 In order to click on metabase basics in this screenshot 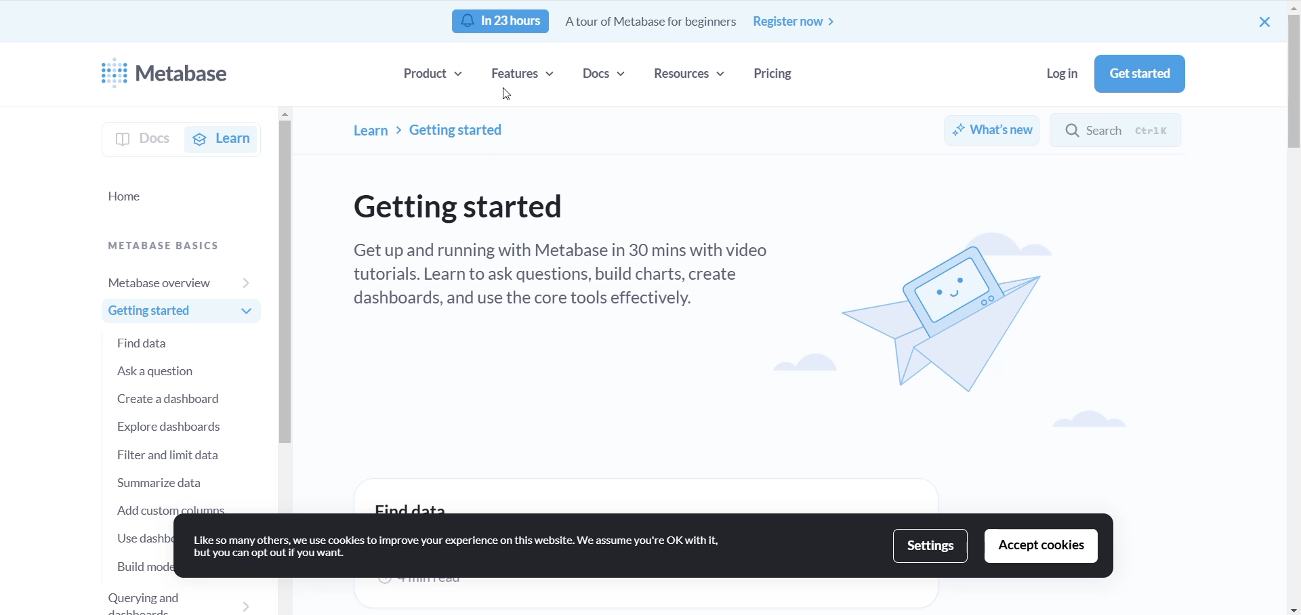, I will do `click(164, 246)`.